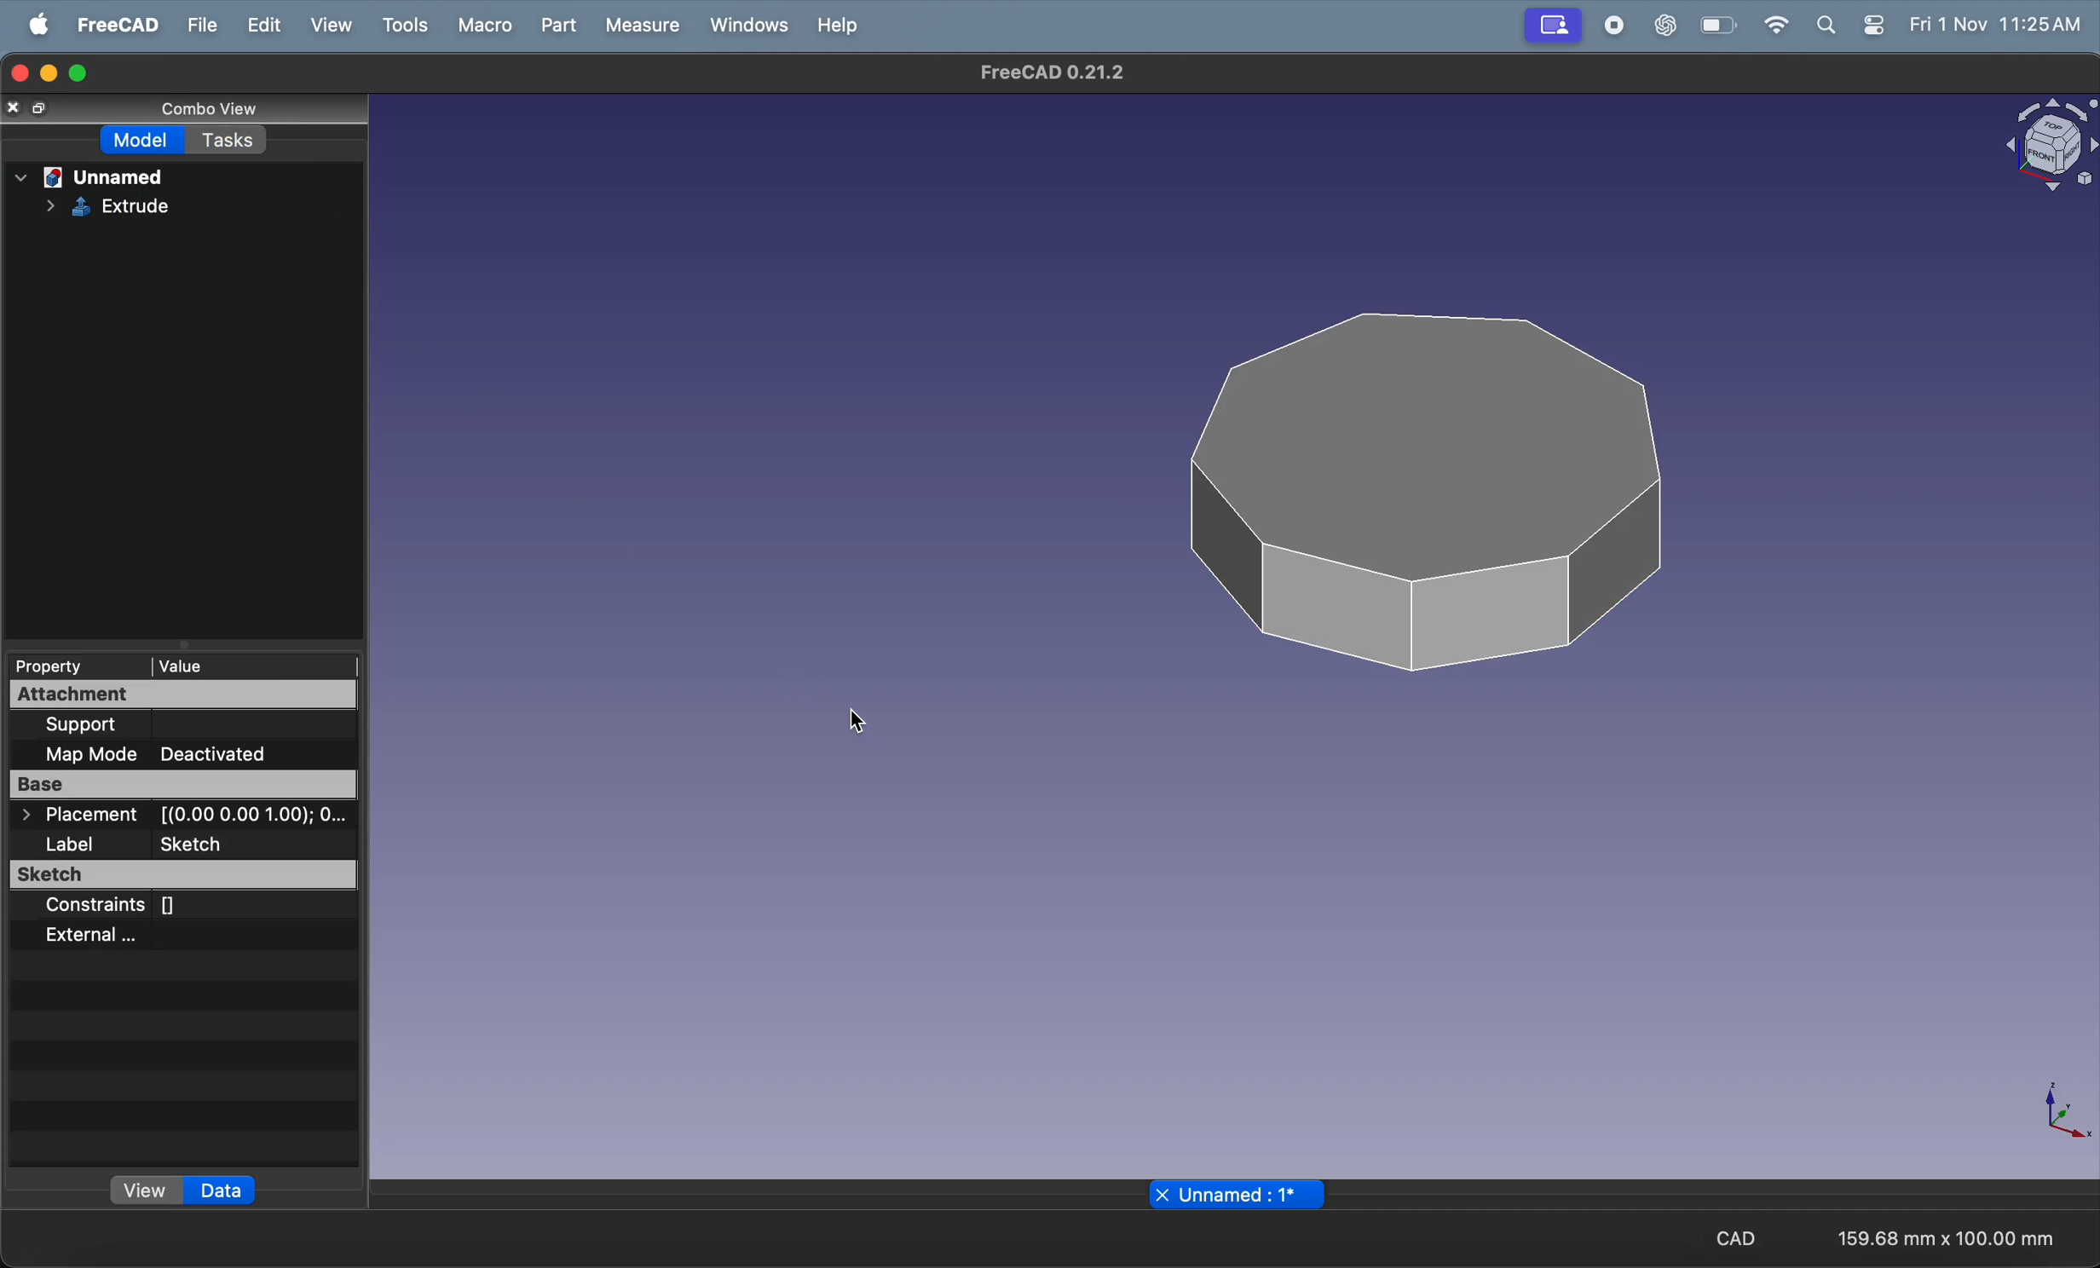 Image resolution: width=2100 pixels, height=1268 pixels. I want to click on Deactivated, so click(216, 753).